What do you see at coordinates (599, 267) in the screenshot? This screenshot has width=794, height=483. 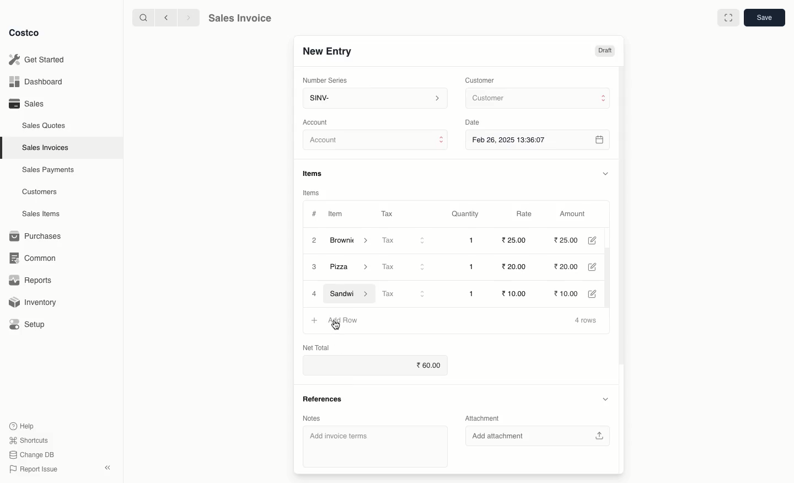 I see `Edit` at bounding box center [599, 267].